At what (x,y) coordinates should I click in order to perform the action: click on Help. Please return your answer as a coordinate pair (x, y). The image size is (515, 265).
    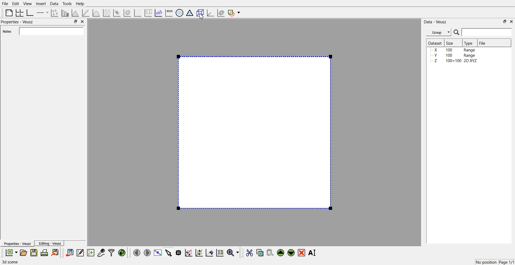
    Looking at the image, I should click on (80, 4).